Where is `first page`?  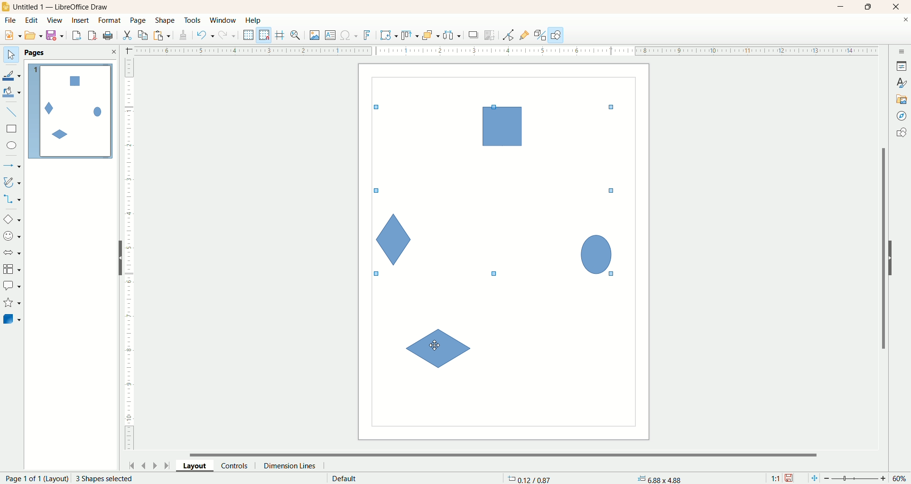
first page is located at coordinates (130, 464).